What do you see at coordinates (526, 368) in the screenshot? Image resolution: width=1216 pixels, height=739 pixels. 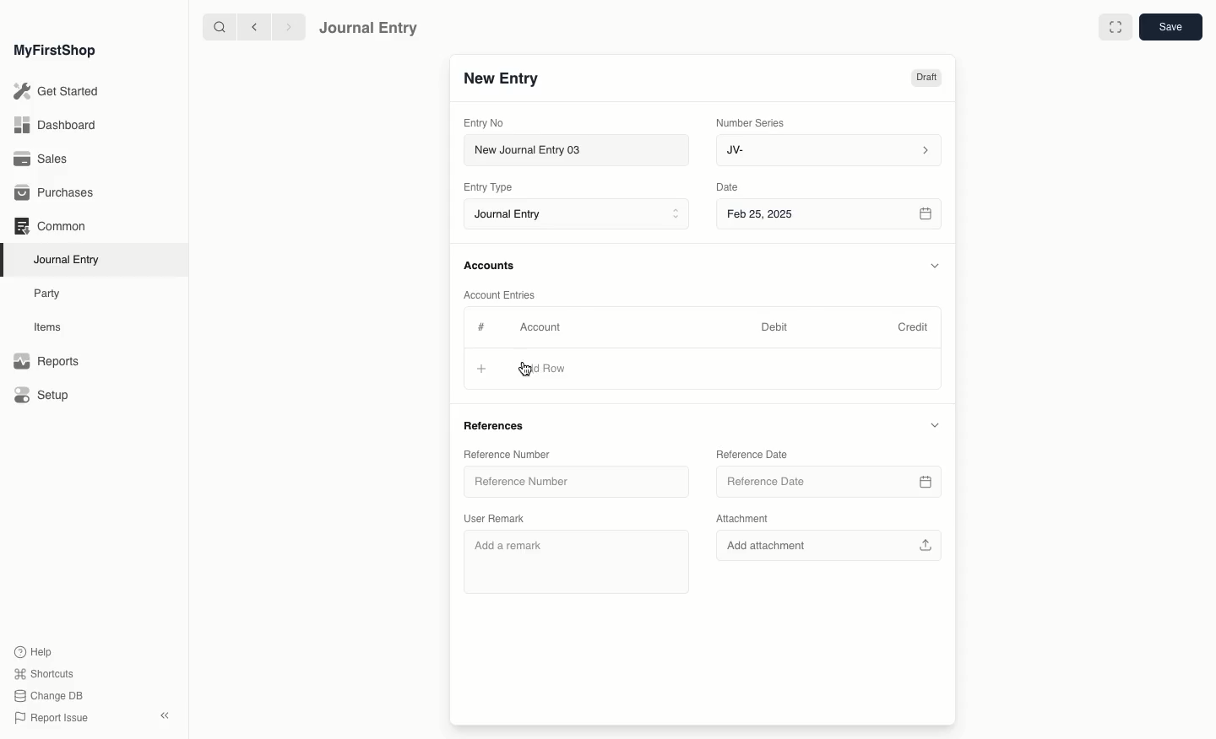 I see `cursor` at bounding box center [526, 368].